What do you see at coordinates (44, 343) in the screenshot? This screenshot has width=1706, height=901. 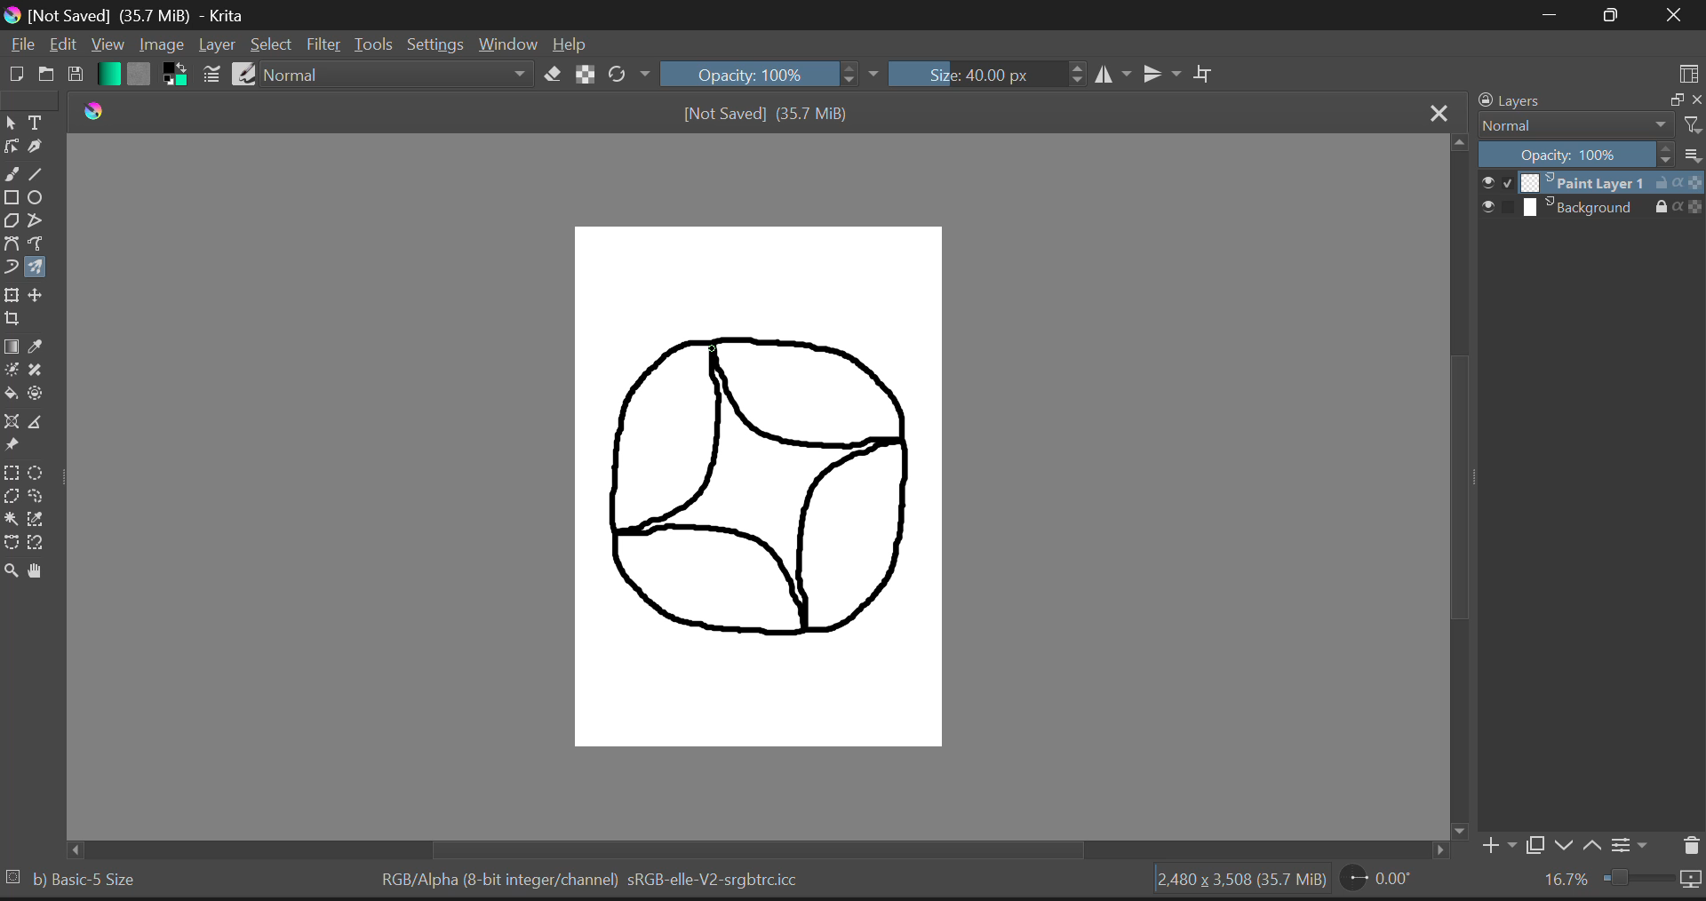 I see `Eyedropper` at bounding box center [44, 343].